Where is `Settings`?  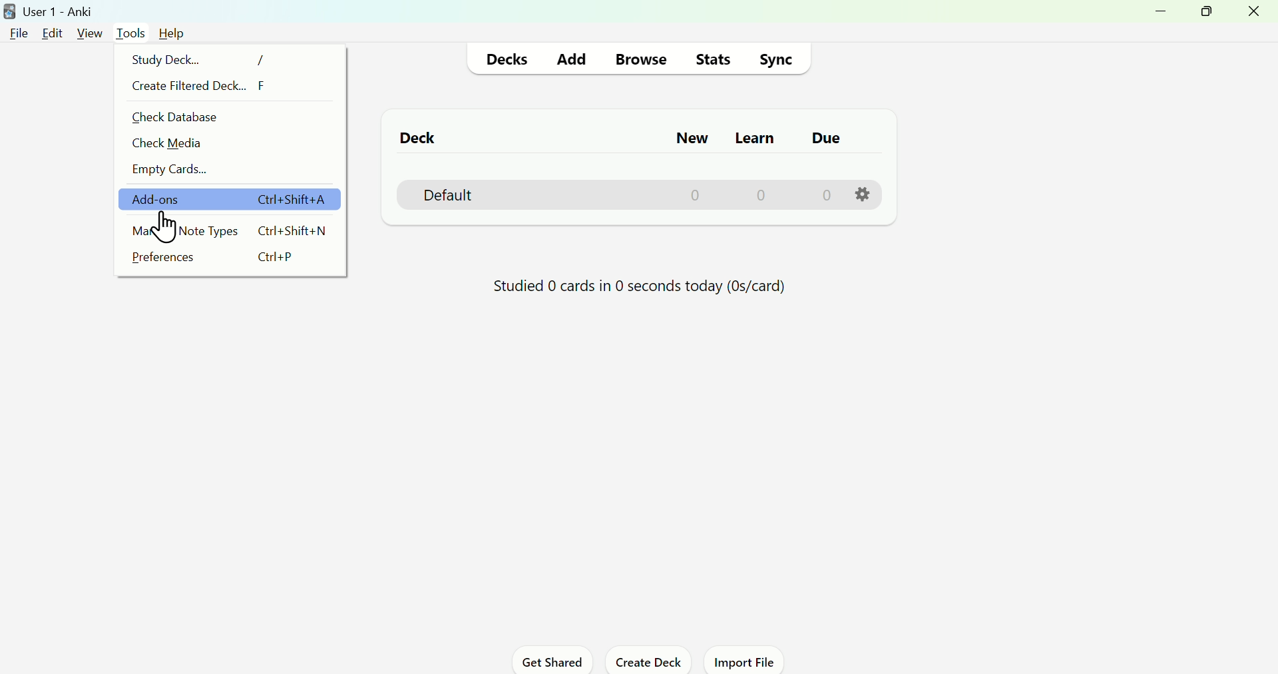
Settings is located at coordinates (865, 195).